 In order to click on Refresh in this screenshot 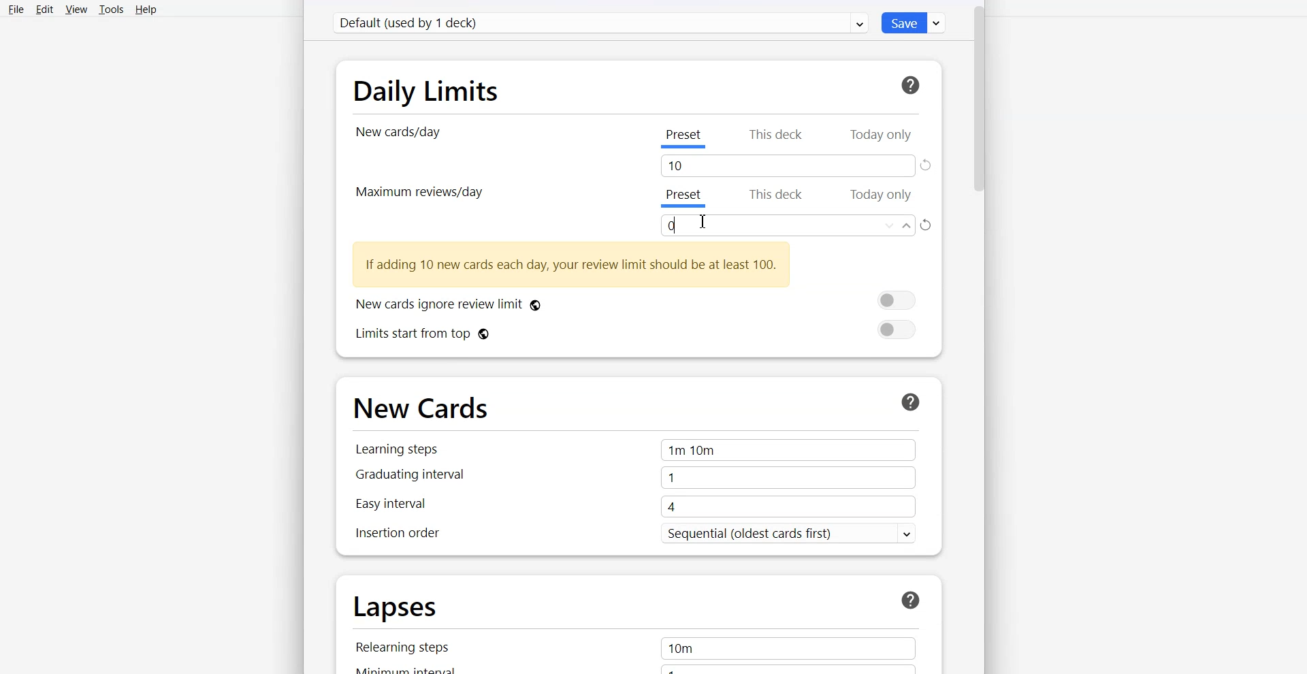, I will do `click(928, 226)`.